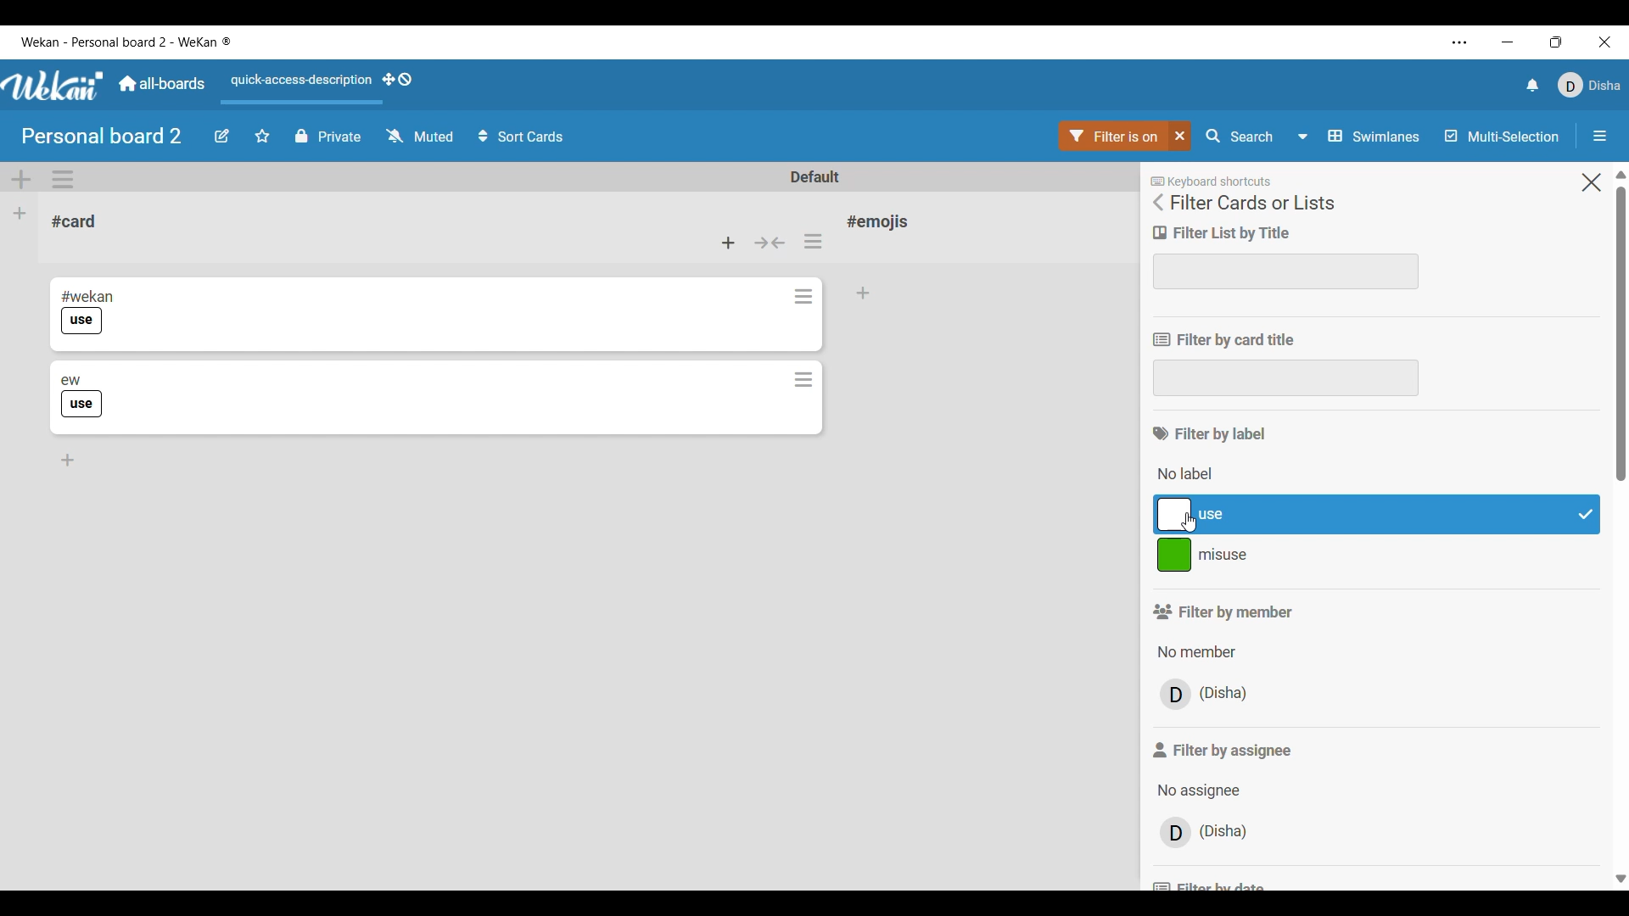  What do you see at coordinates (71, 378) in the screenshot?
I see `ew` at bounding box center [71, 378].